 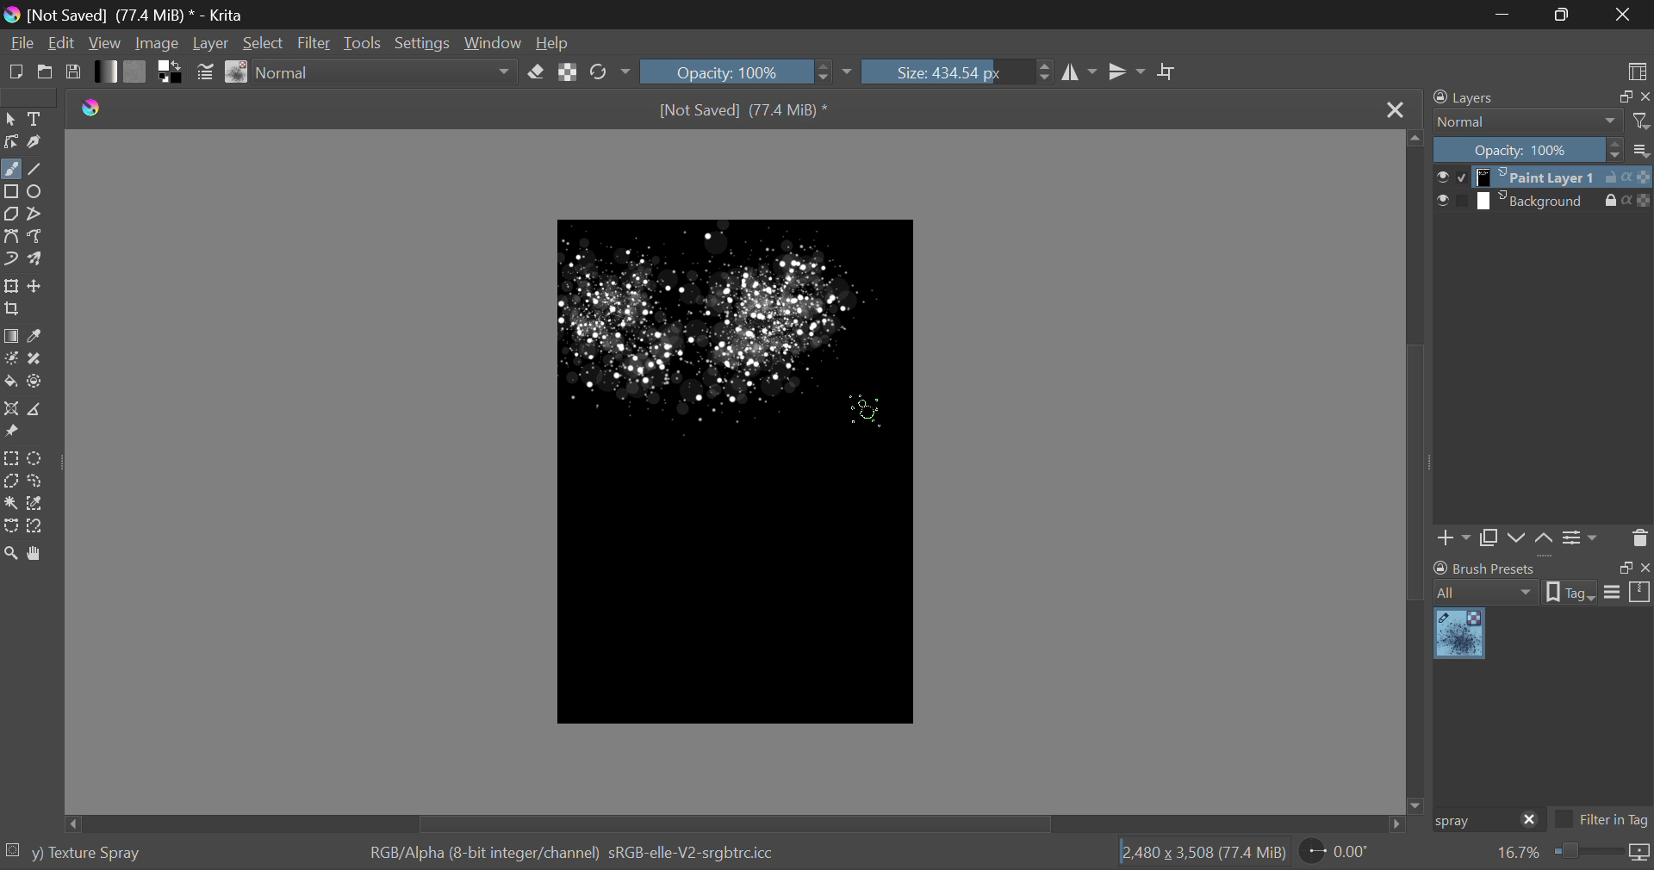 I want to click on Blending Mode, so click(x=387, y=72).